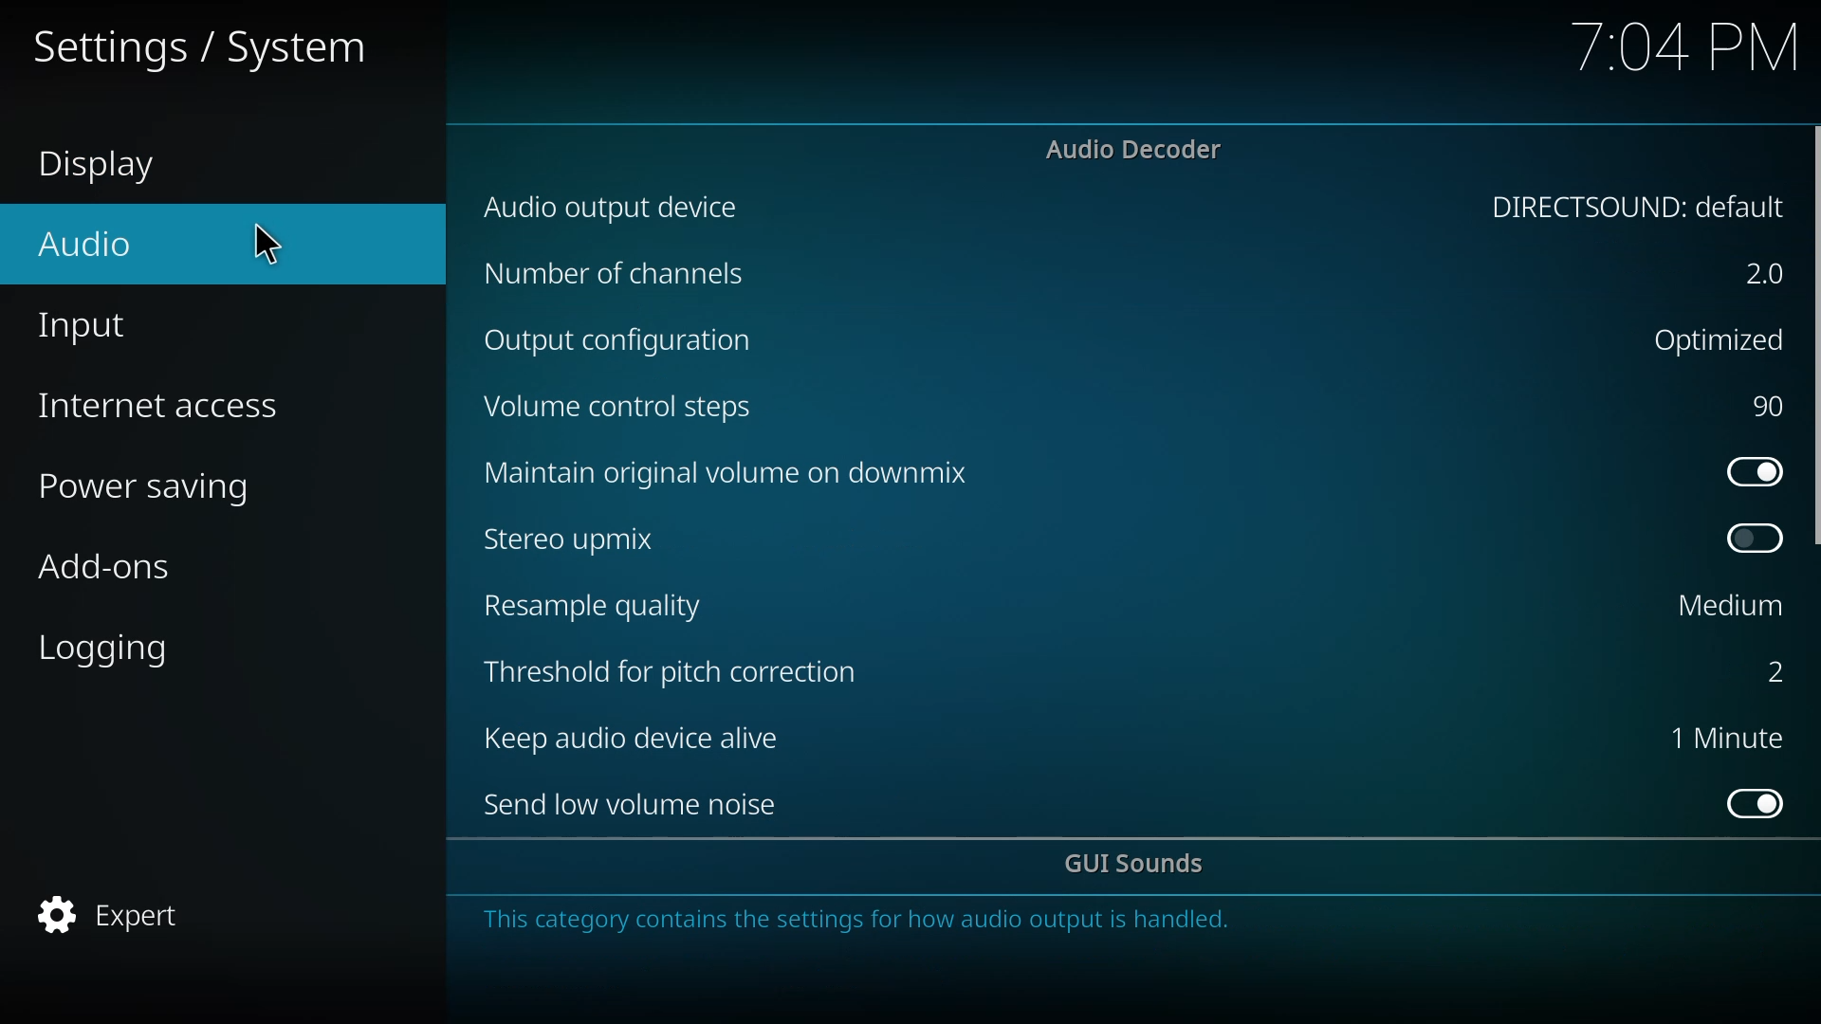  Describe the element at coordinates (599, 606) in the screenshot. I see `resample quality` at that location.